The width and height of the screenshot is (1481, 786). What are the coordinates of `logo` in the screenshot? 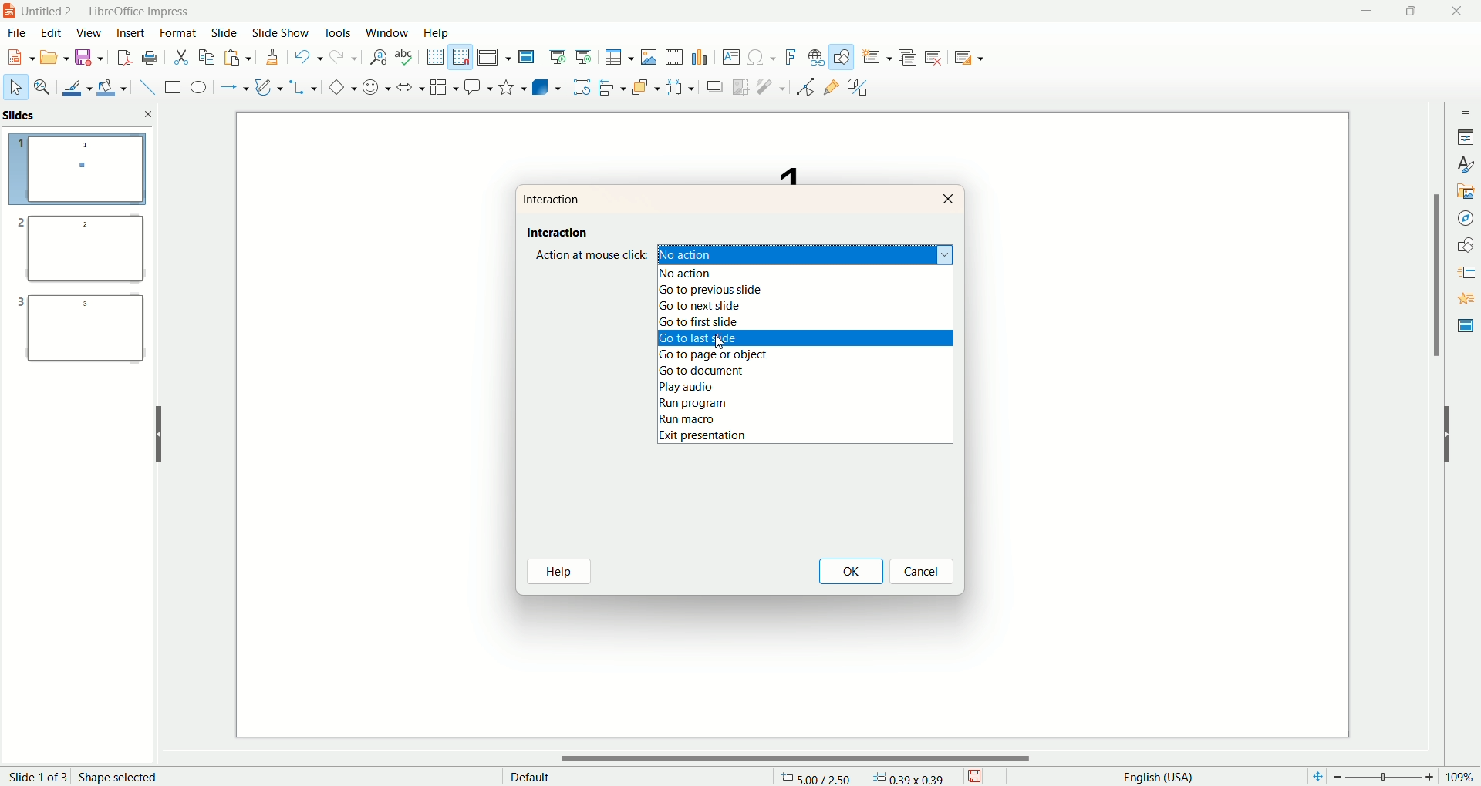 It's located at (10, 13).